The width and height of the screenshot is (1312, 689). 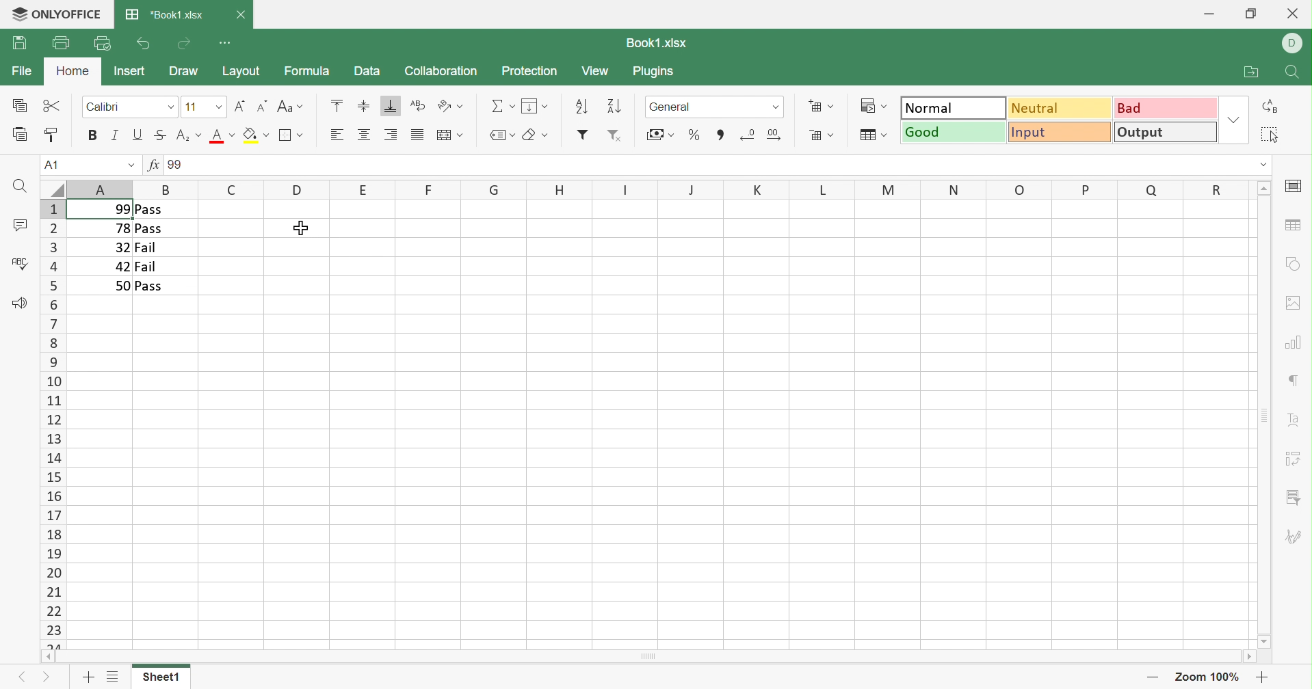 I want to click on Find, so click(x=1290, y=74).